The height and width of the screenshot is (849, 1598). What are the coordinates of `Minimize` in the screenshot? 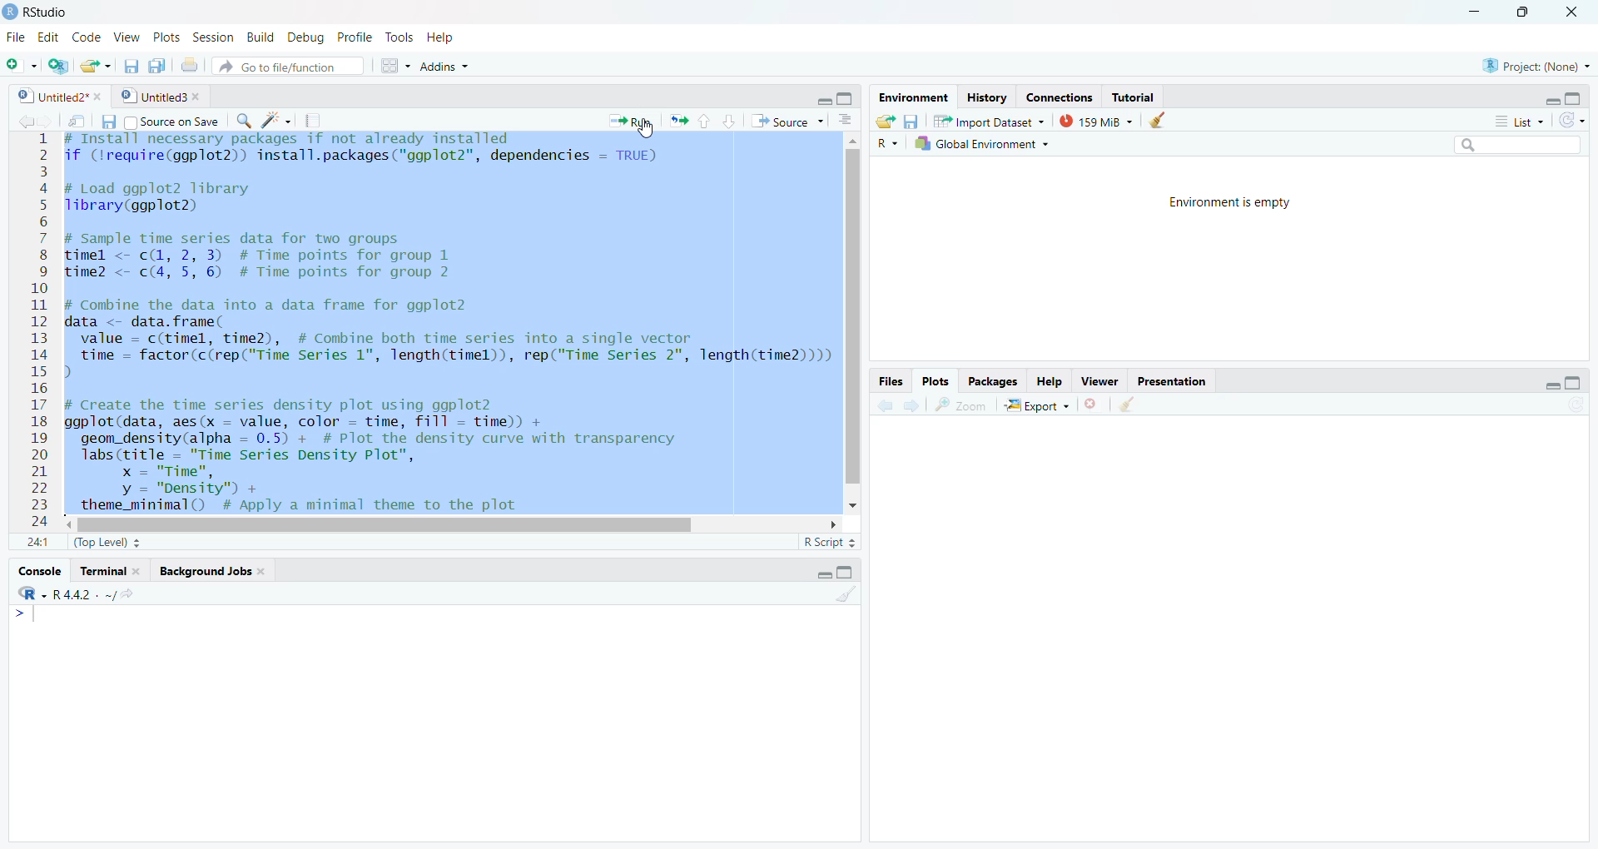 It's located at (1542, 384).